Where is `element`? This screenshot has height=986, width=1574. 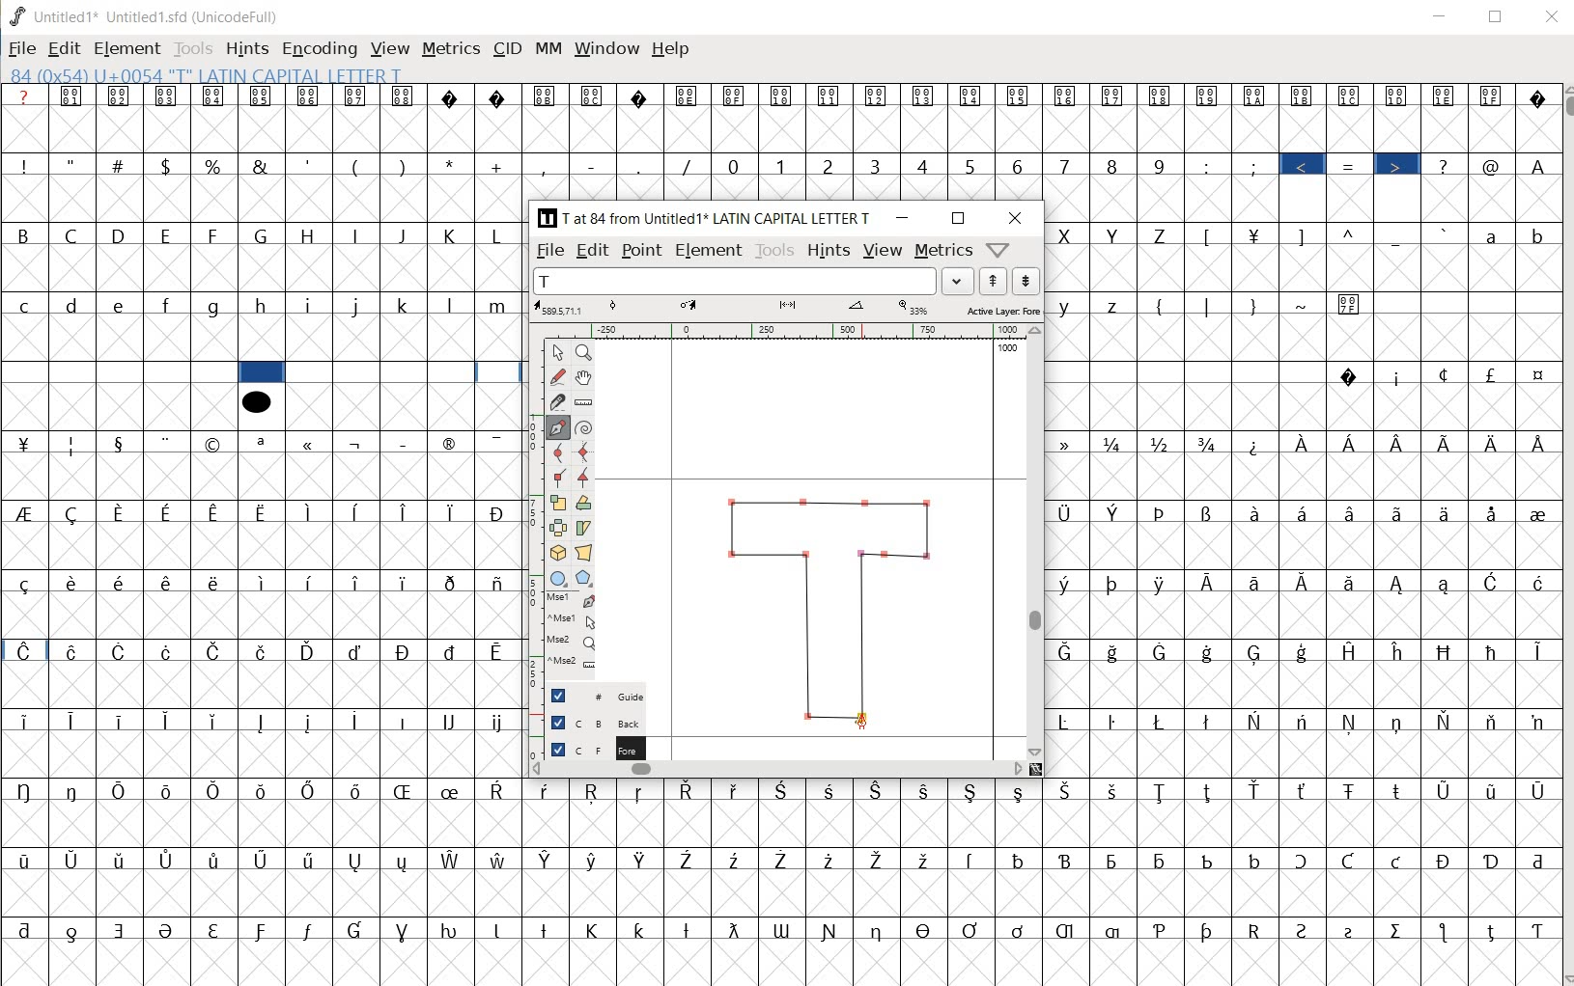
element is located at coordinates (709, 249).